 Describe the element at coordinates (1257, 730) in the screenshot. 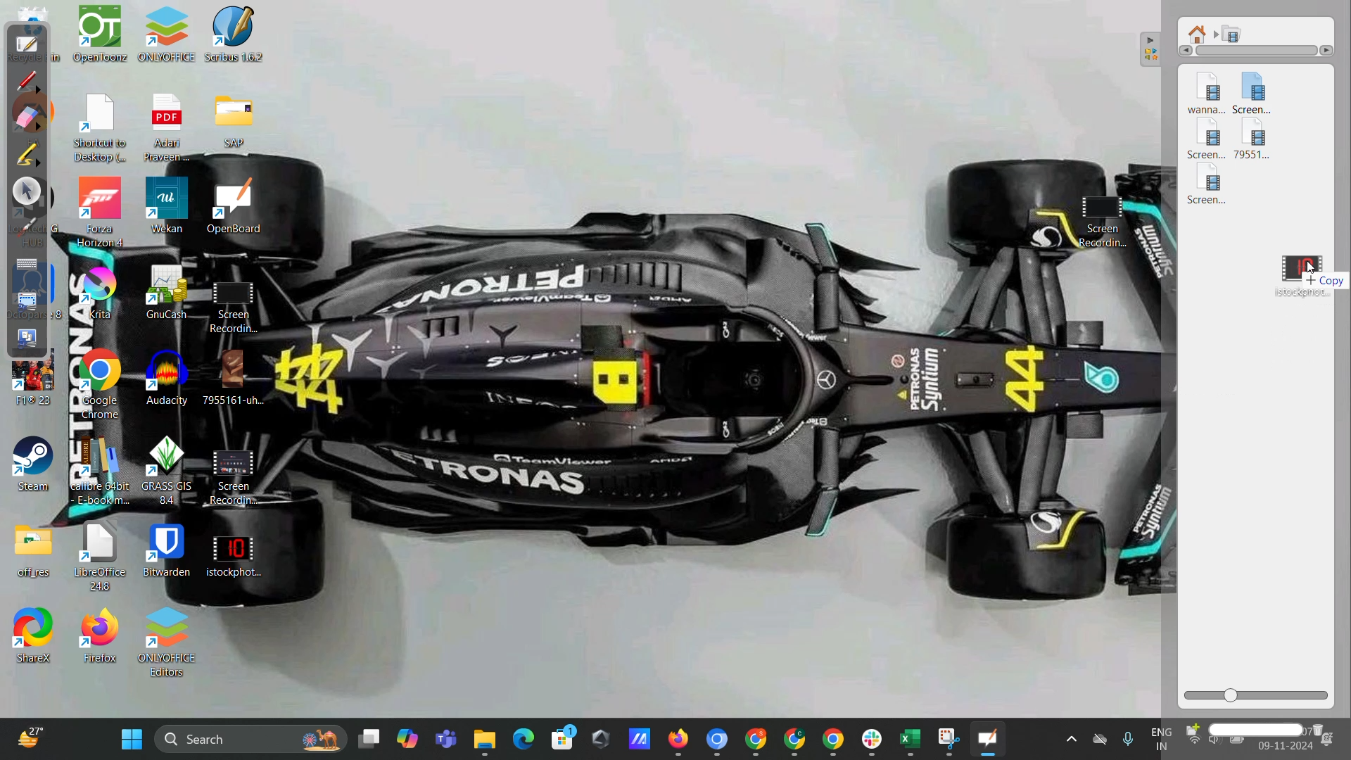

I see `name box` at that location.